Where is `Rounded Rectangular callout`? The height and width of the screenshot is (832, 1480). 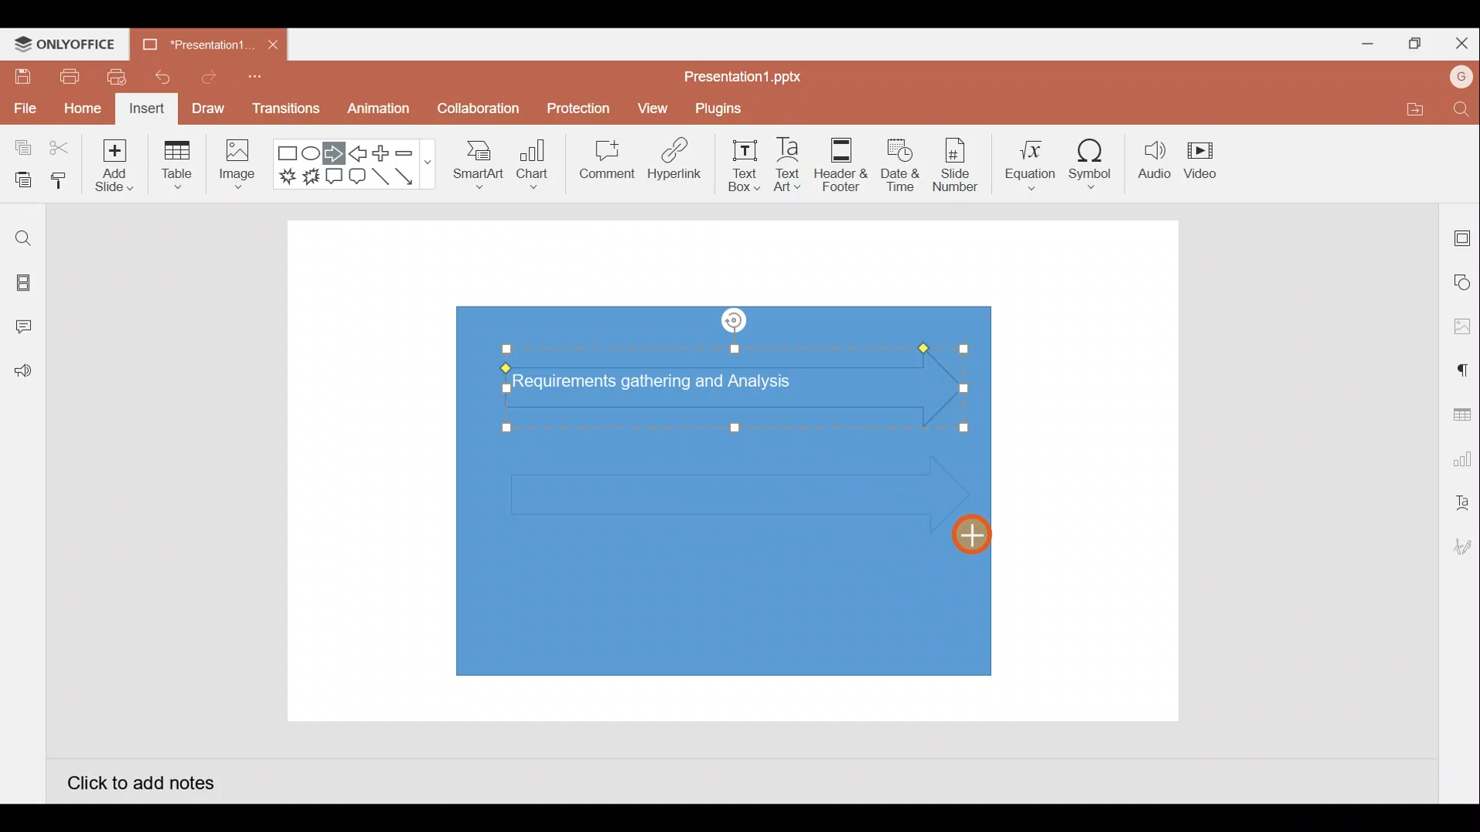
Rounded Rectangular callout is located at coordinates (357, 174).